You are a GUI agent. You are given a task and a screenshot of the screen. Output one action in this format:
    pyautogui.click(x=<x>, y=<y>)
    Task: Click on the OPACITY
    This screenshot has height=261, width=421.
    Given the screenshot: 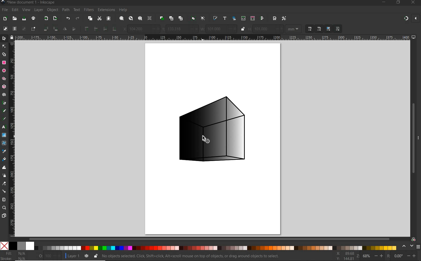 What is the action you would take?
    pyautogui.click(x=41, y=255)
    